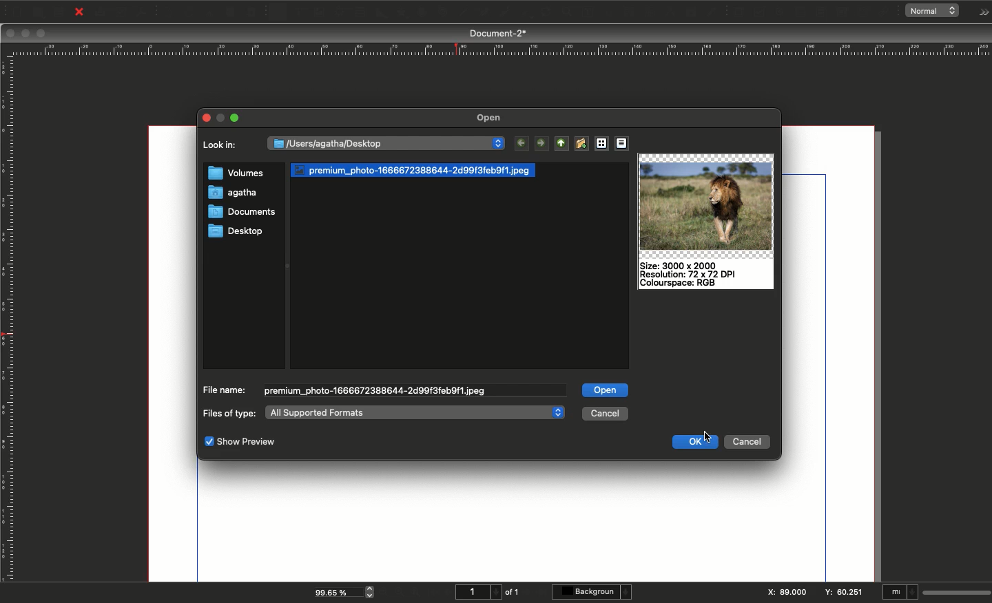  What do you see at coordinates (606, 413) in the screenshot?
I see `Cancel` at bounding box center [606, 413].